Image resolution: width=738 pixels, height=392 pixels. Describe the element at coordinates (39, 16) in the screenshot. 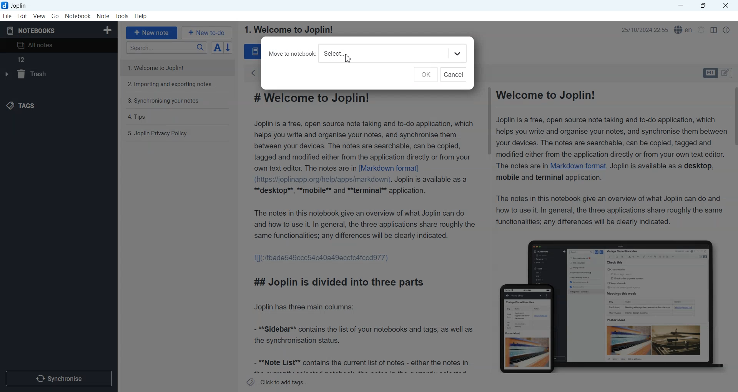

I see `View ` at that location.